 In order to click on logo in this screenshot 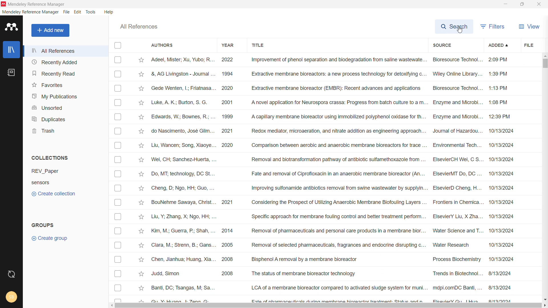, I will do `click(4, 4)`.